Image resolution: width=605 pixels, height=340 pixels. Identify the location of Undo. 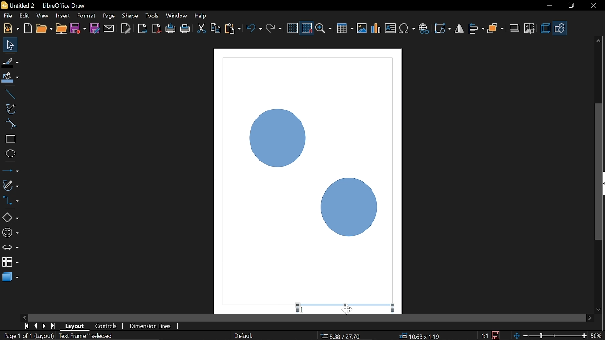
(255, 29).